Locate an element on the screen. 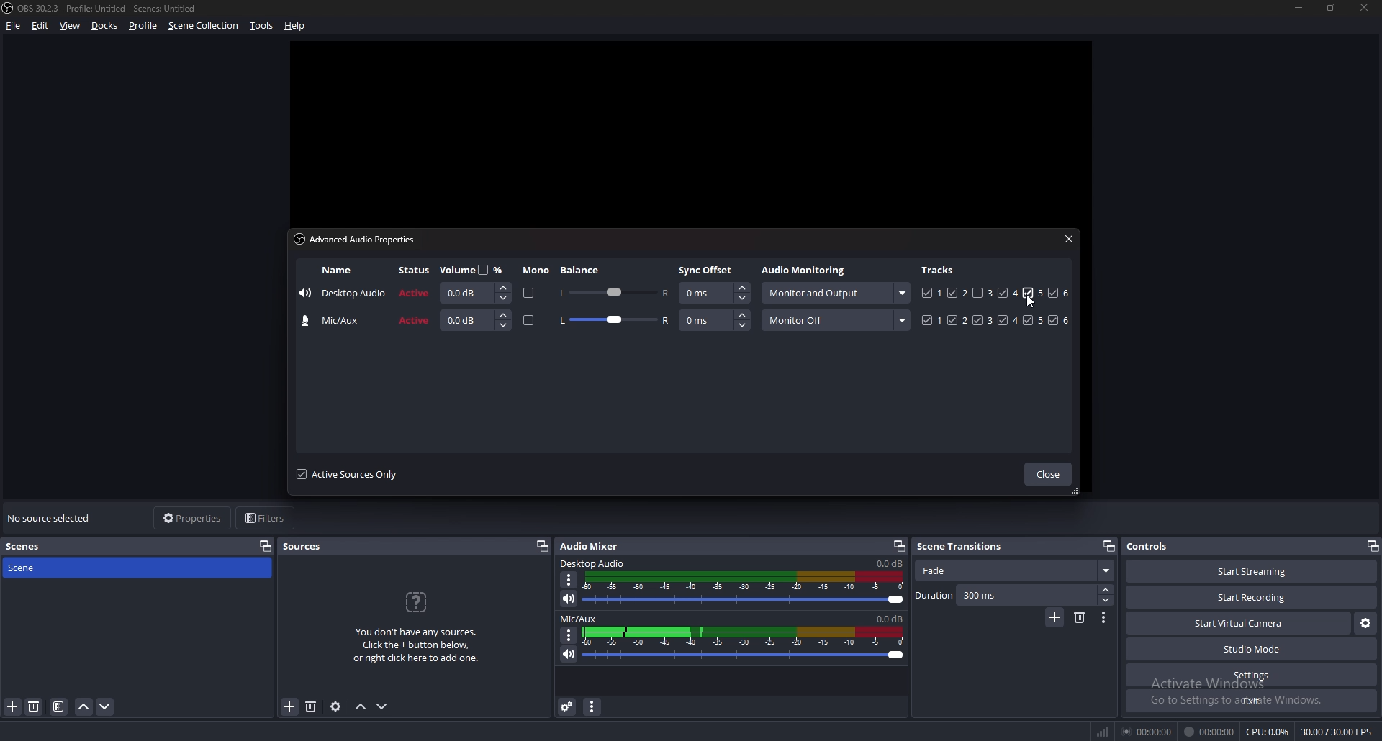  options is located at coordinates (1105, 617).